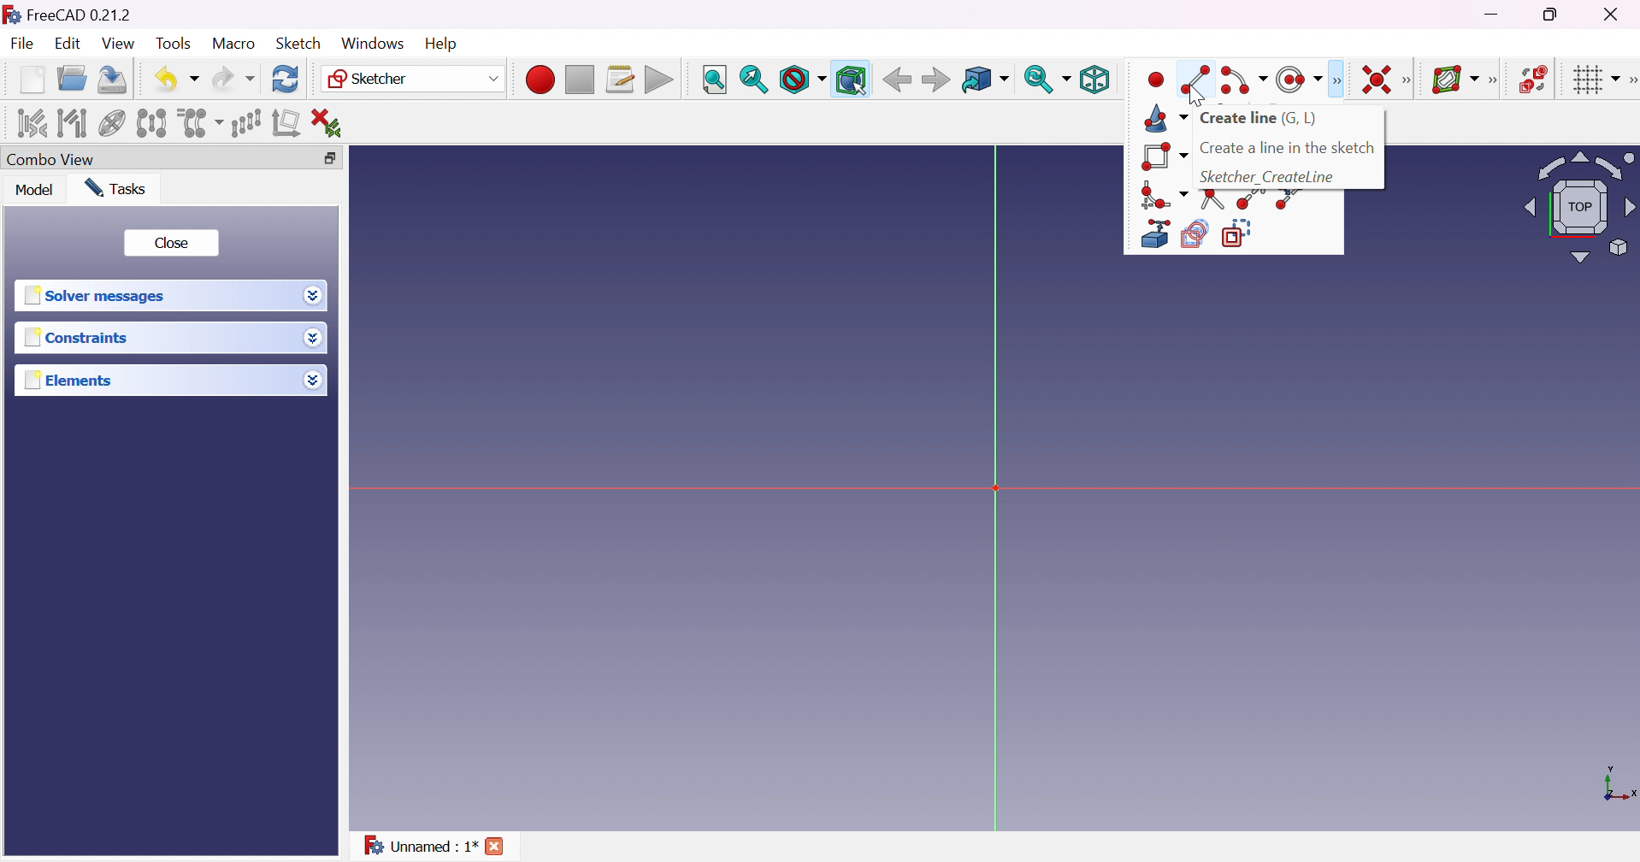 The image size is (1640, 862). Describe the element at coordinates (76, 339) in the screenshot. I see `Constraints` at that location.